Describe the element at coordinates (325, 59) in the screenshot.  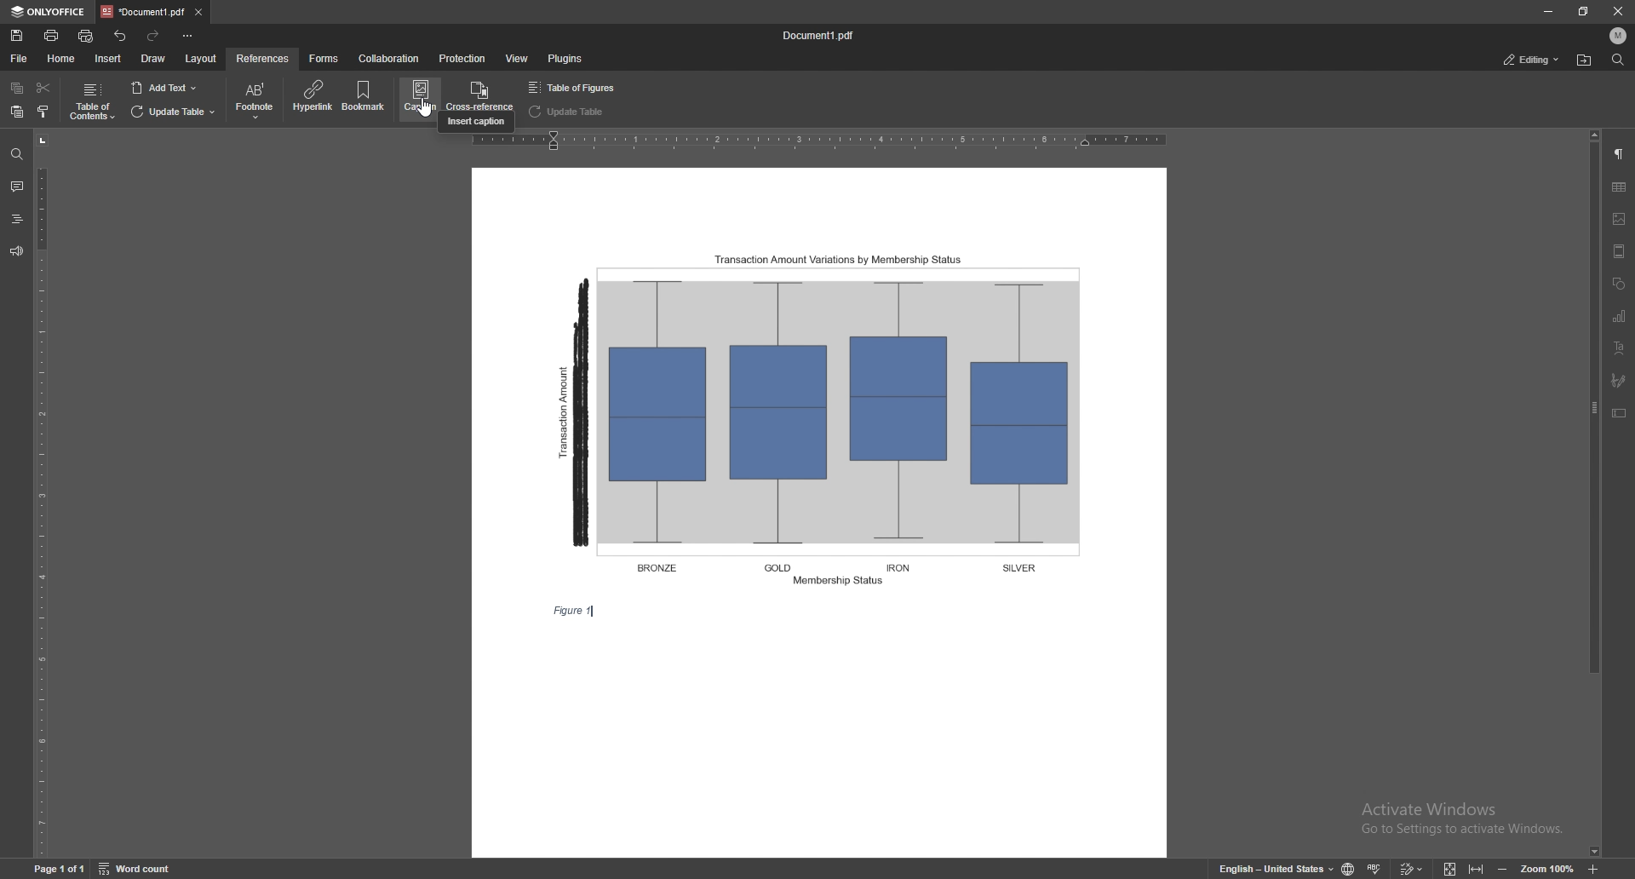
I see `forms` at that location.